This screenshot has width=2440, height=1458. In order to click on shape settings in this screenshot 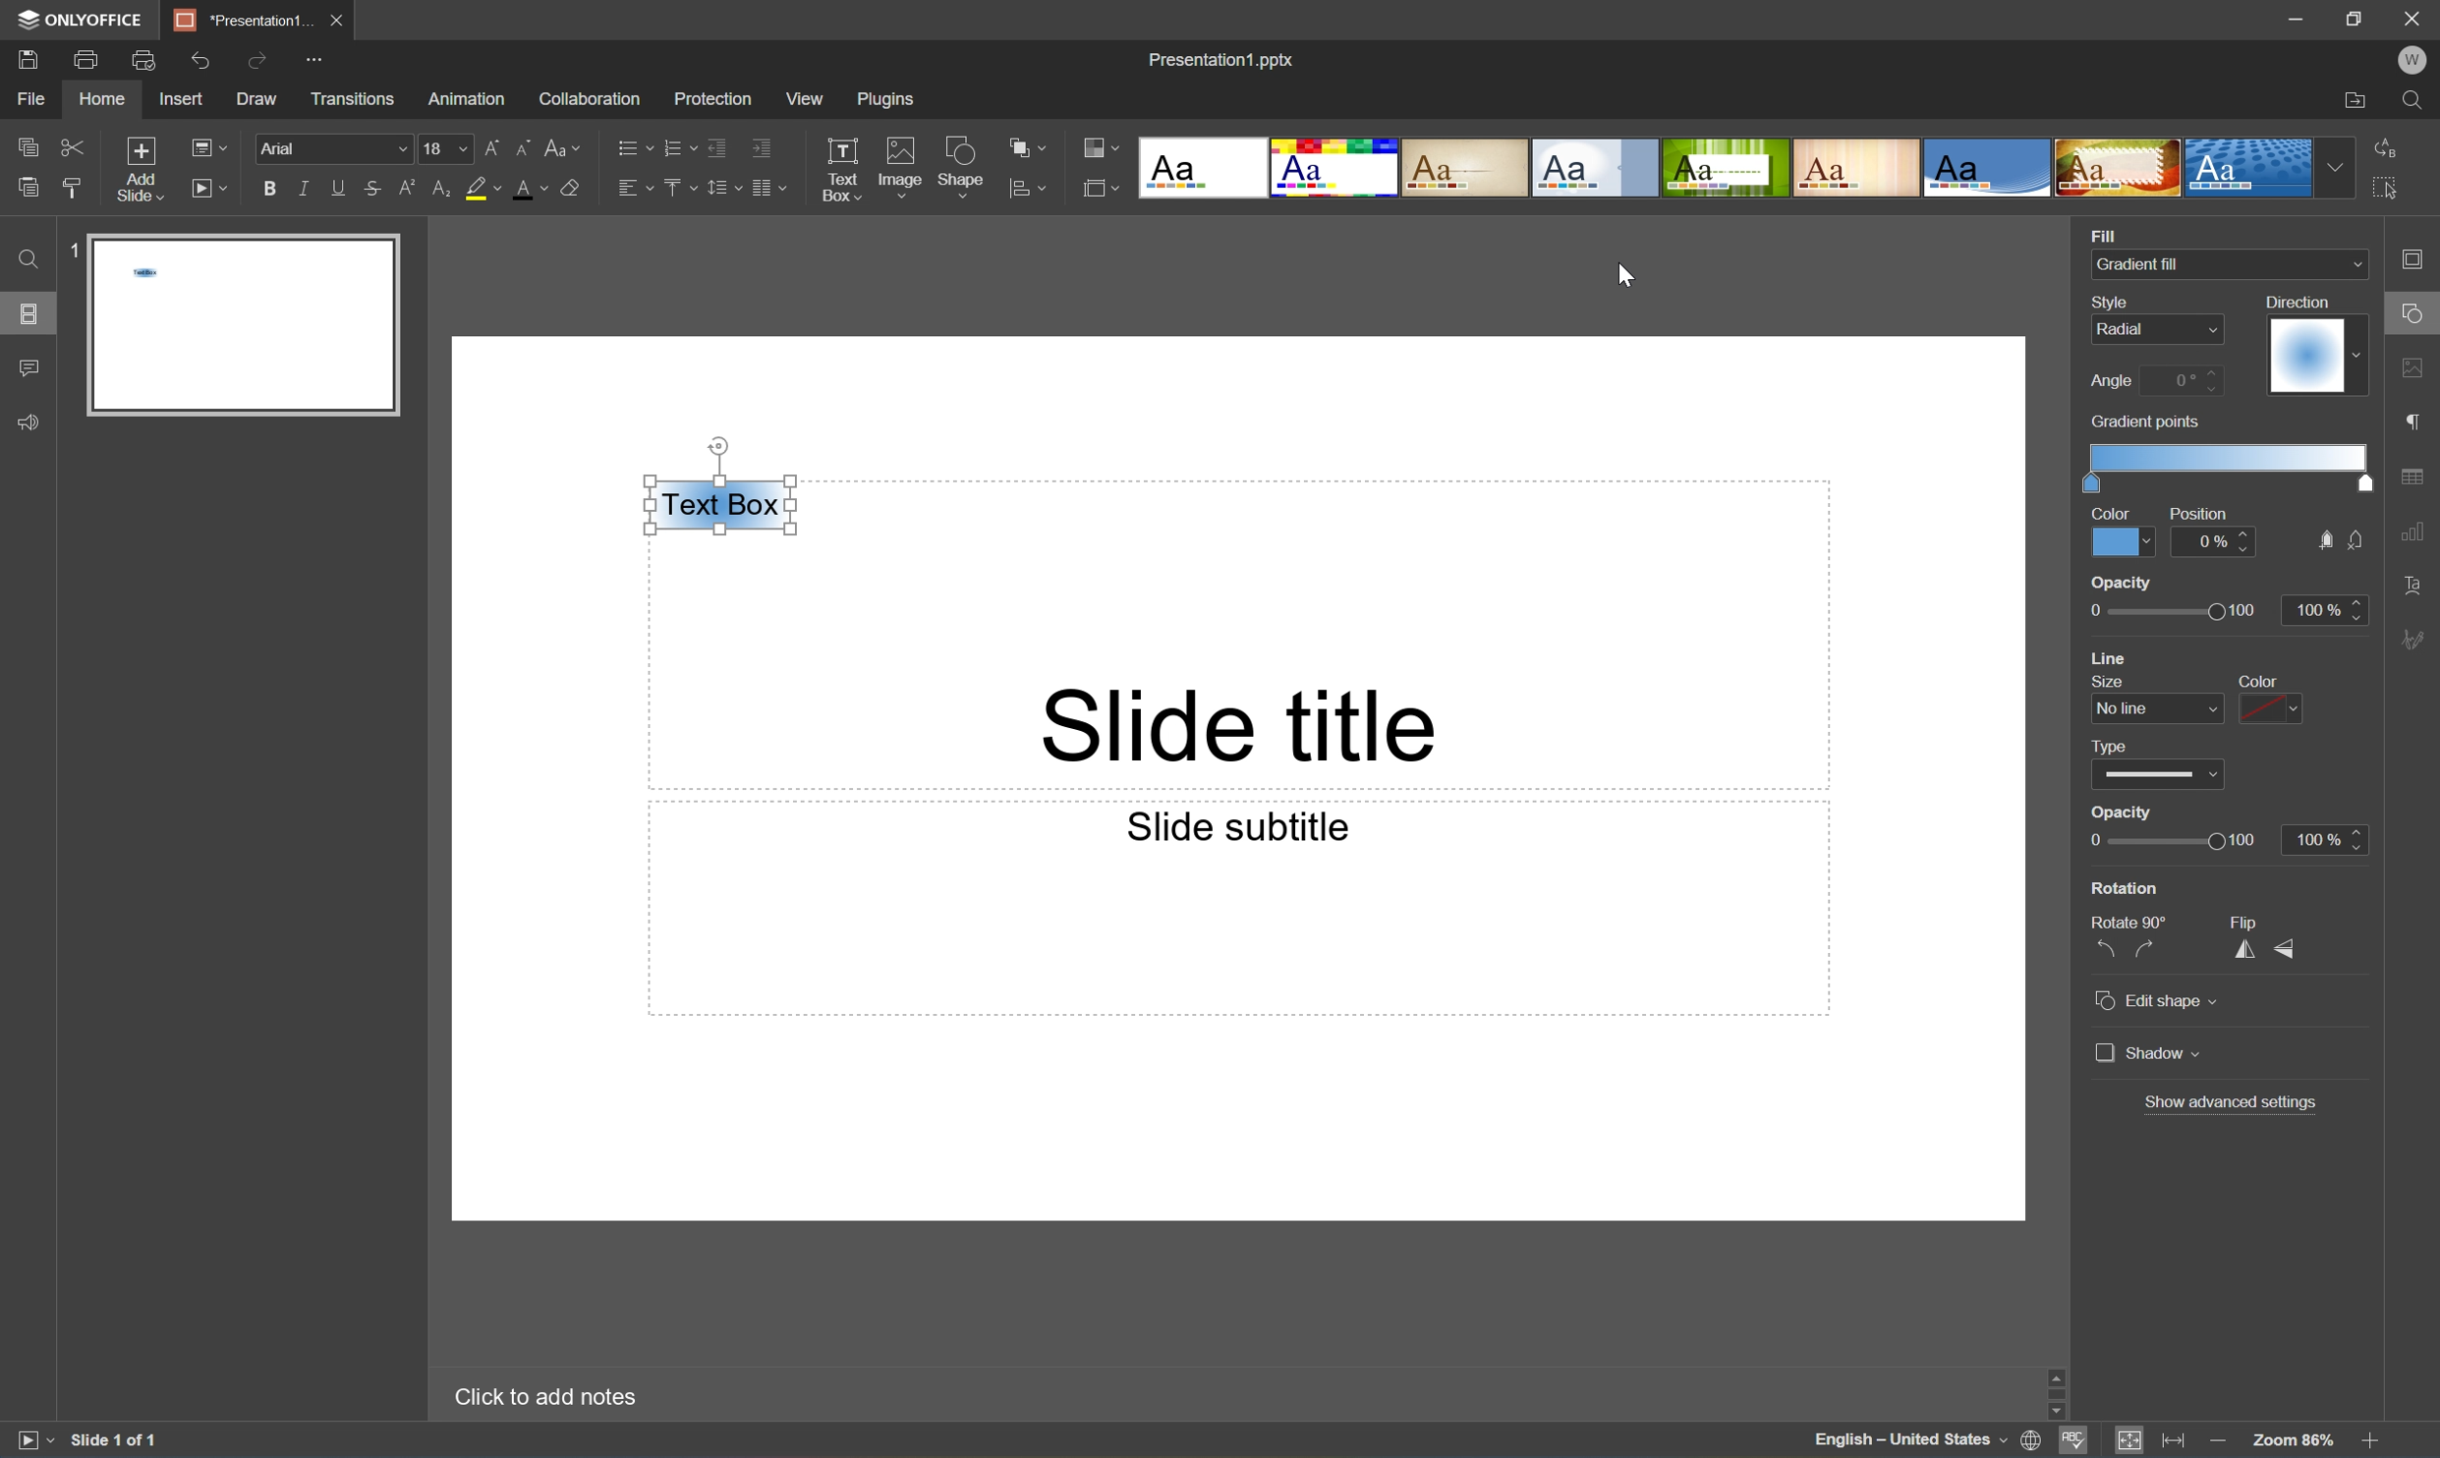, I will do `click(2414, 311)`.